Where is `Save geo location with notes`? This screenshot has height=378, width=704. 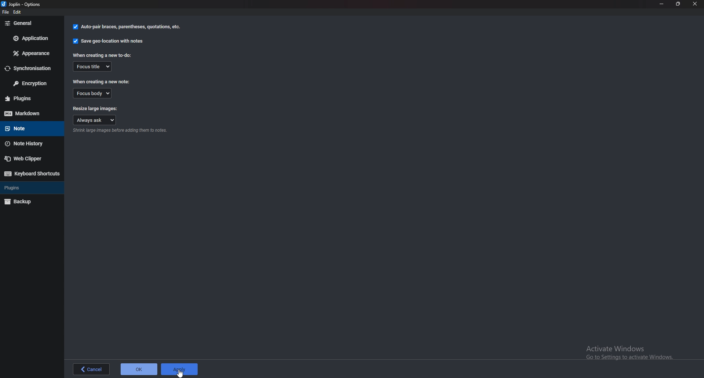
Save geo location with notes is located at coordinates (111, 41).